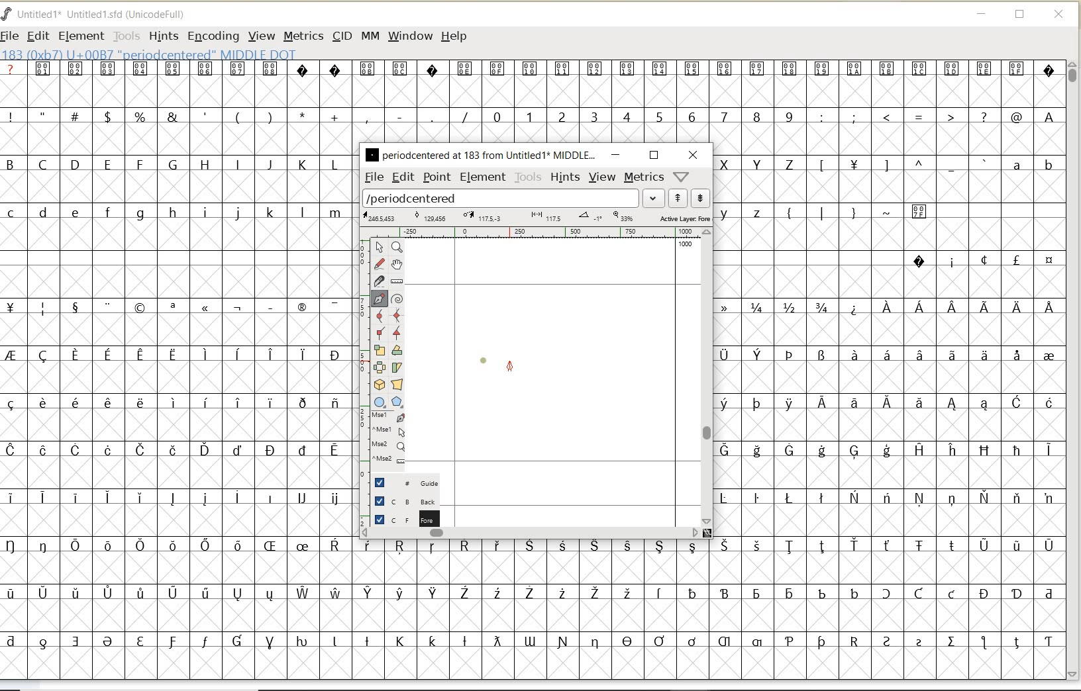 Image resolution: width=1081 pixels, height=691 pixels. I want to click on change whether spiro is active or not, so click(397, 297).